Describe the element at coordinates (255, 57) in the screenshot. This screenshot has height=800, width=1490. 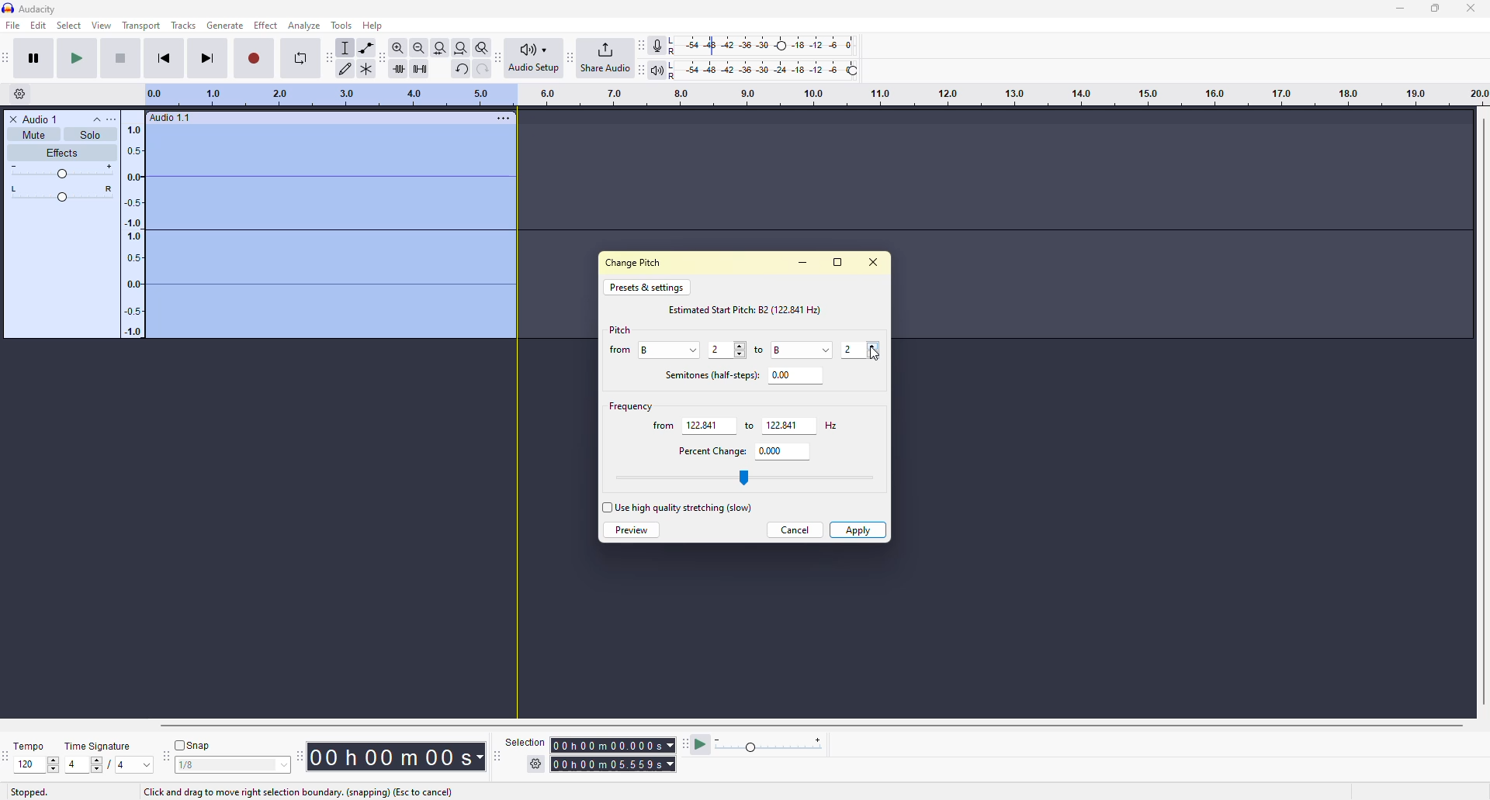
I see `record` at that location.